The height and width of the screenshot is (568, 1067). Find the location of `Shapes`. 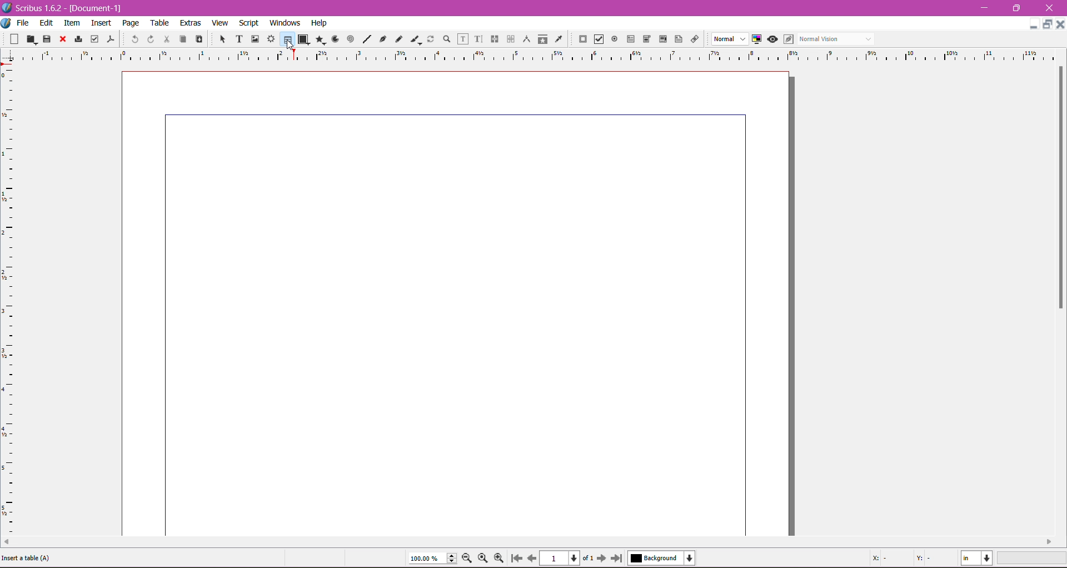

Shapes is located at coordinates (303, 39).